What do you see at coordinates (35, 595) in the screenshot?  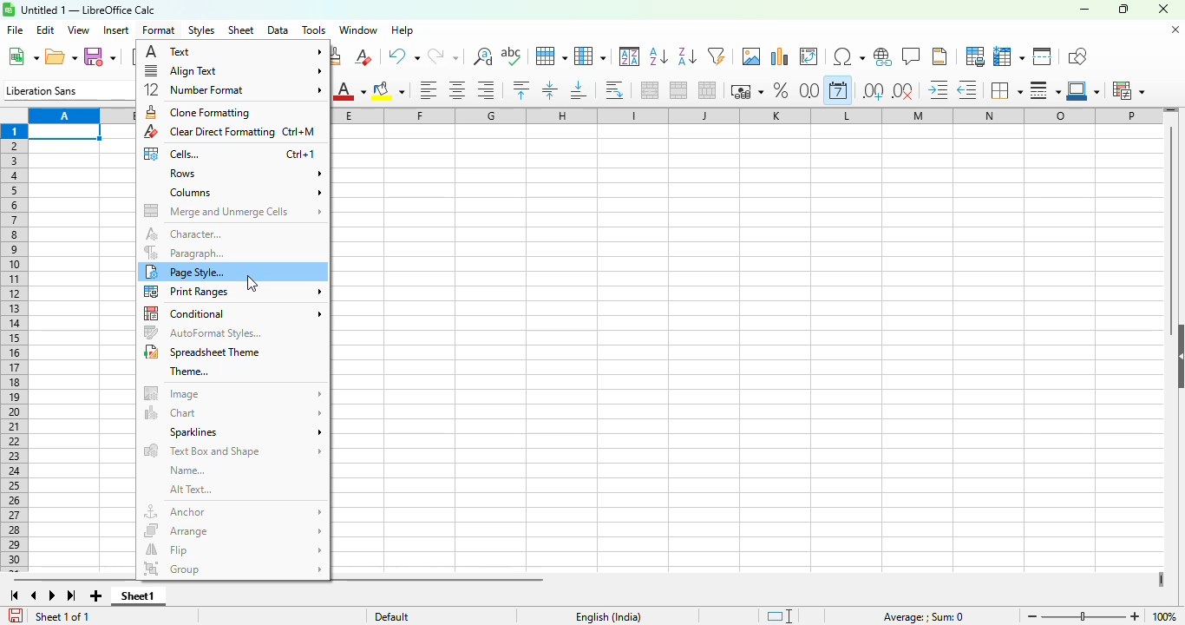 I see `scroll to previous sheet` at bounding box center [35, 595].